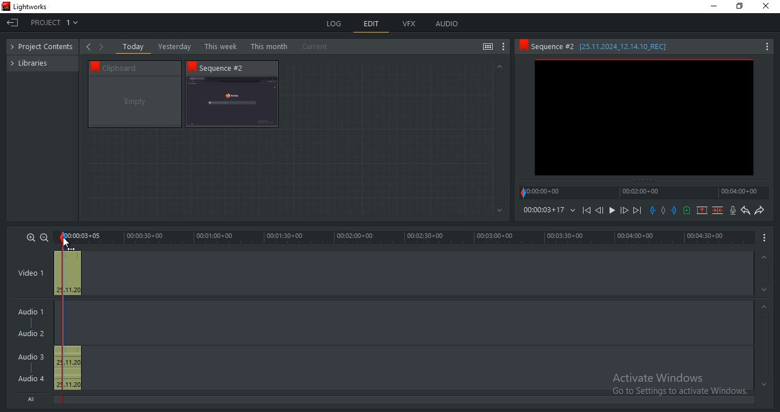  I want to click on project, so click(45, 47).